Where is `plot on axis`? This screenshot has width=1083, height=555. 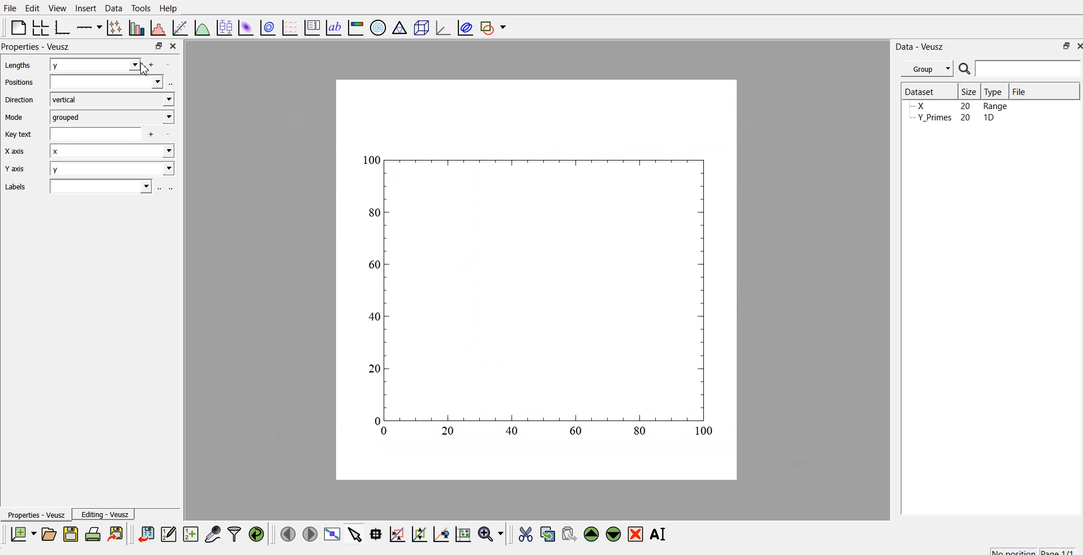 plot on axis is located at coordinates (88, 26).